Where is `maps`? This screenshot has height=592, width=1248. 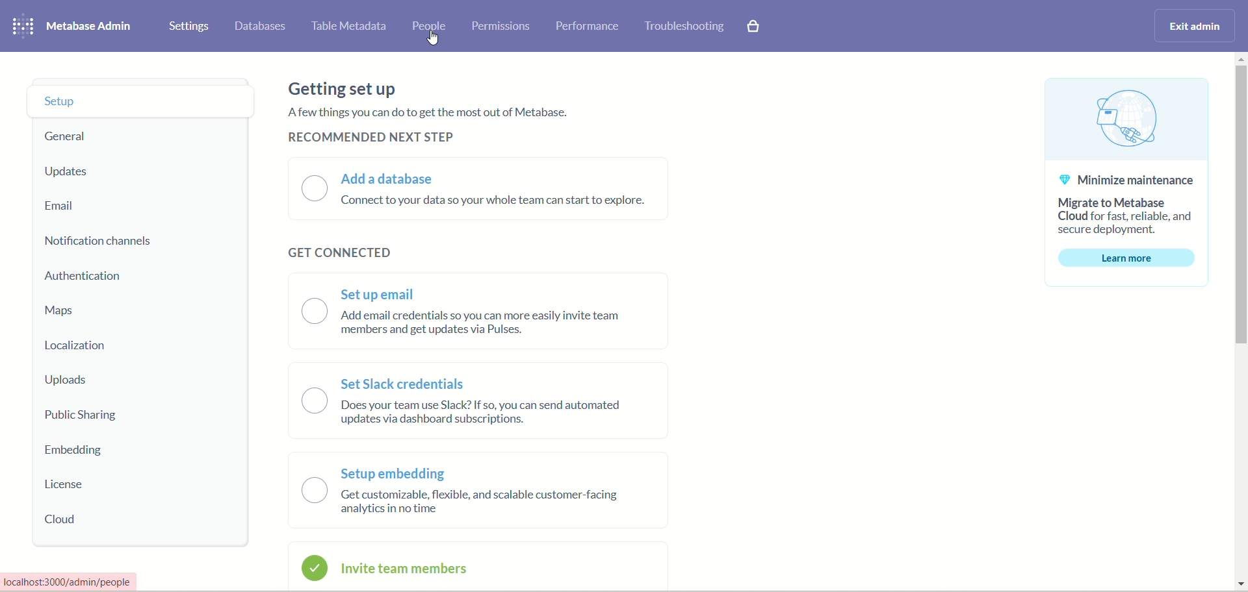 maps is located at coordinates (58, 311).